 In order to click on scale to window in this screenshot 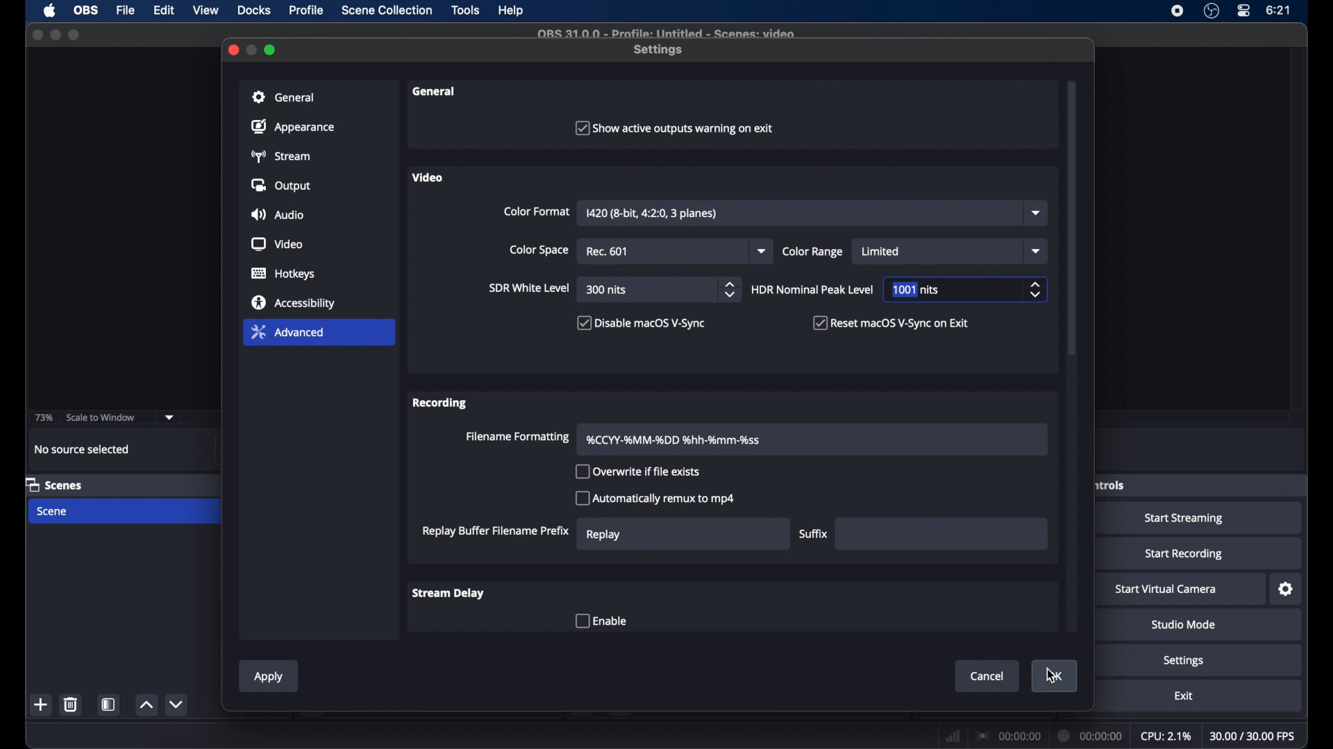, I will do `click(101, 416)`.